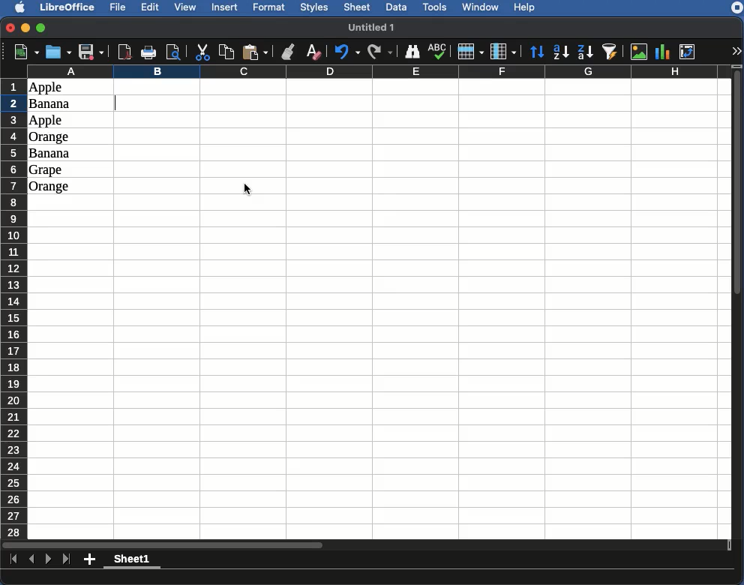 This screenshot has width=744, height=585. Describe the element at coordinates (67, 559) in the screenshot. I see `Last sheet` at that location.